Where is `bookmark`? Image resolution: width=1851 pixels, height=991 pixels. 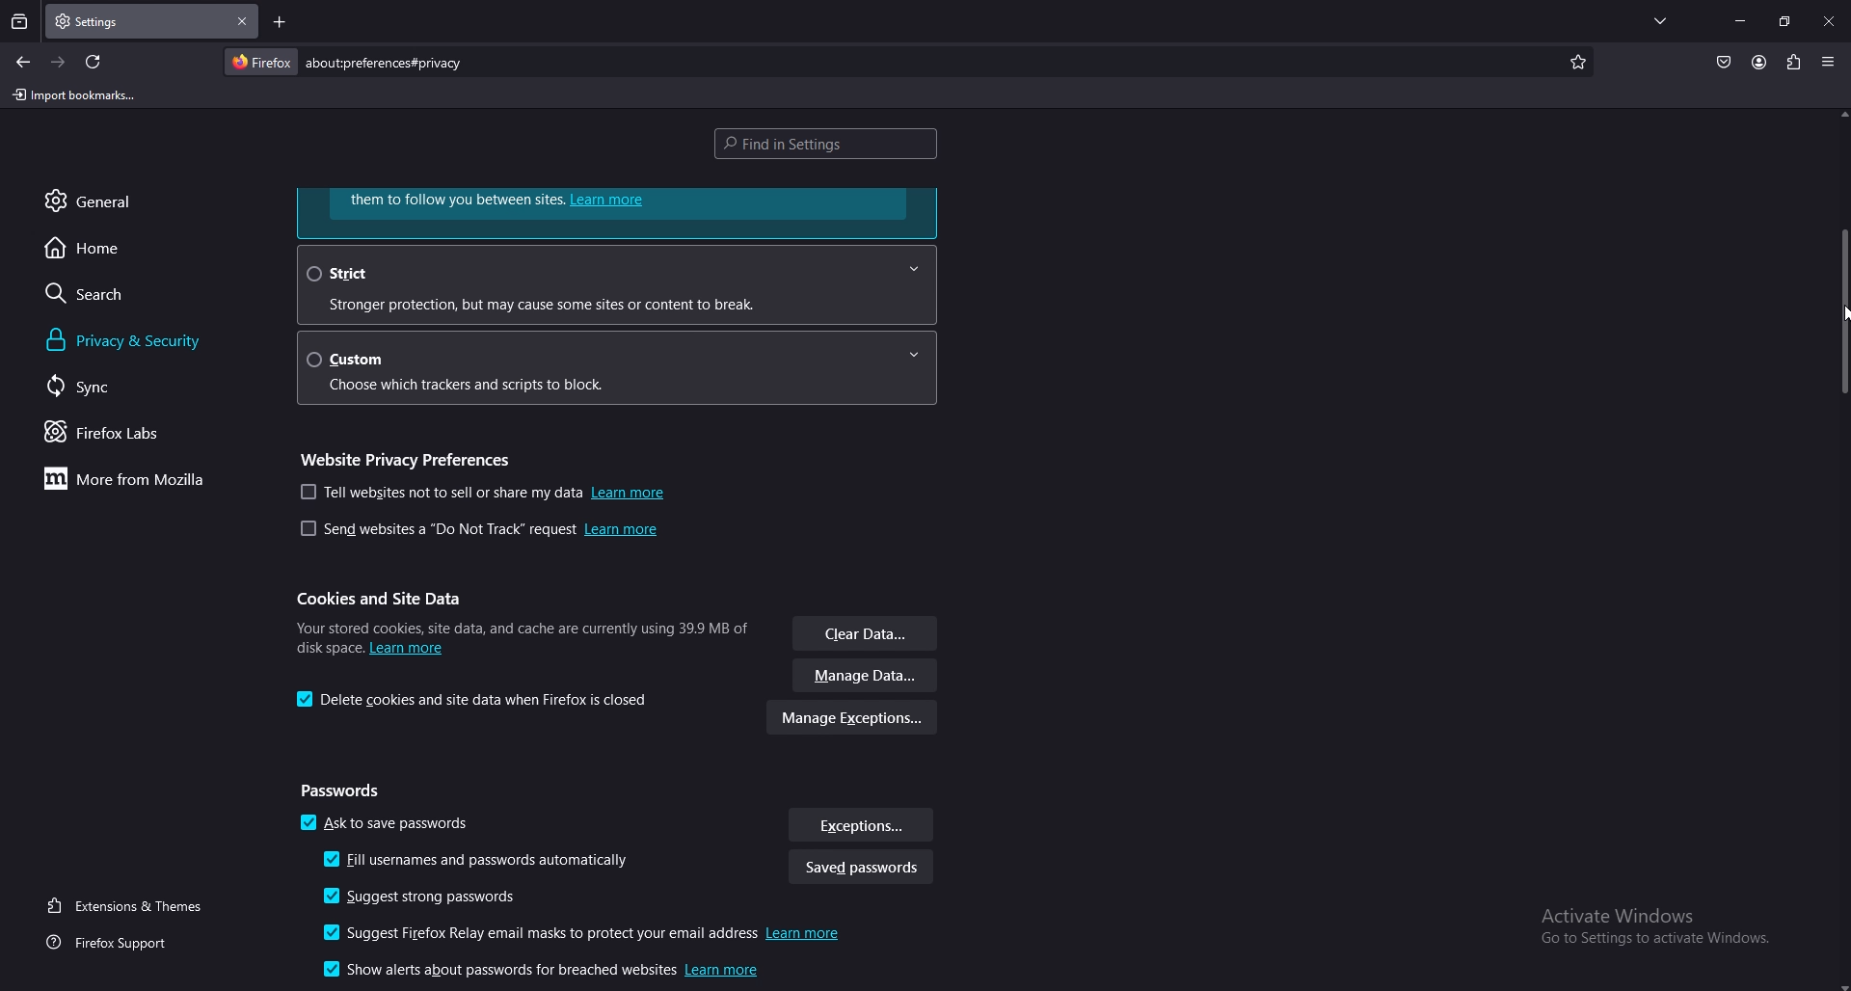 bookmark is located at coordinates (1579, 63).